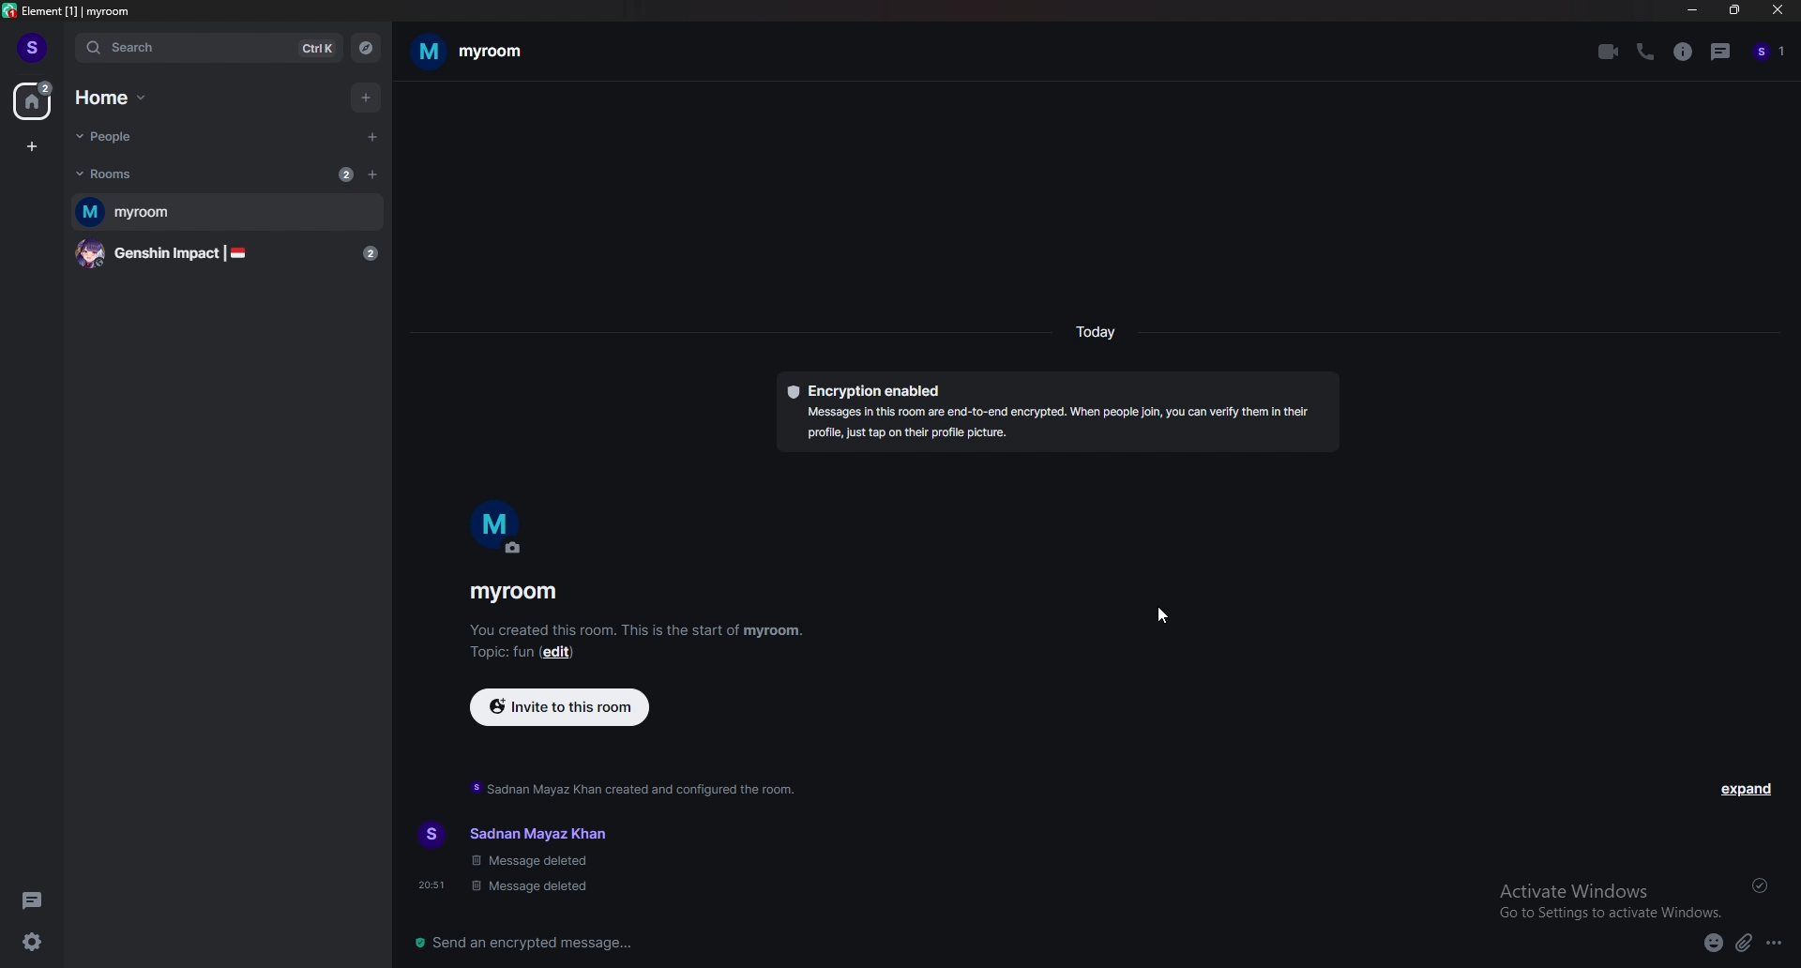 This screenshot has height=968, width=1801. I want to click on close, so click(1774, 11).